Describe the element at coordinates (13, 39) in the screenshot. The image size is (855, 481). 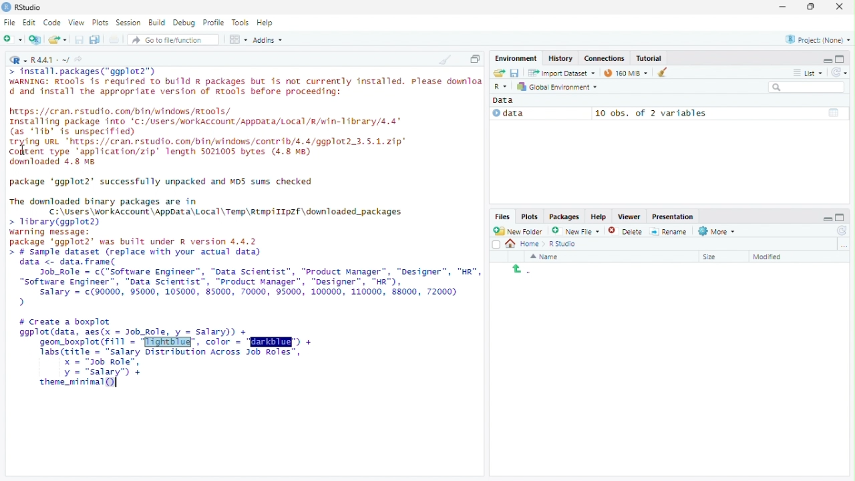
I see `Create a new file` at that location.